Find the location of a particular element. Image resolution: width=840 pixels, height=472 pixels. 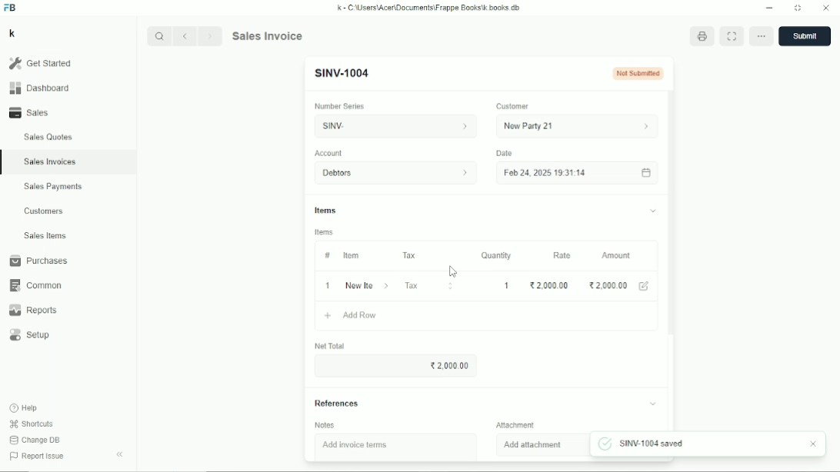

Notes is located at coordinates (325, 425).